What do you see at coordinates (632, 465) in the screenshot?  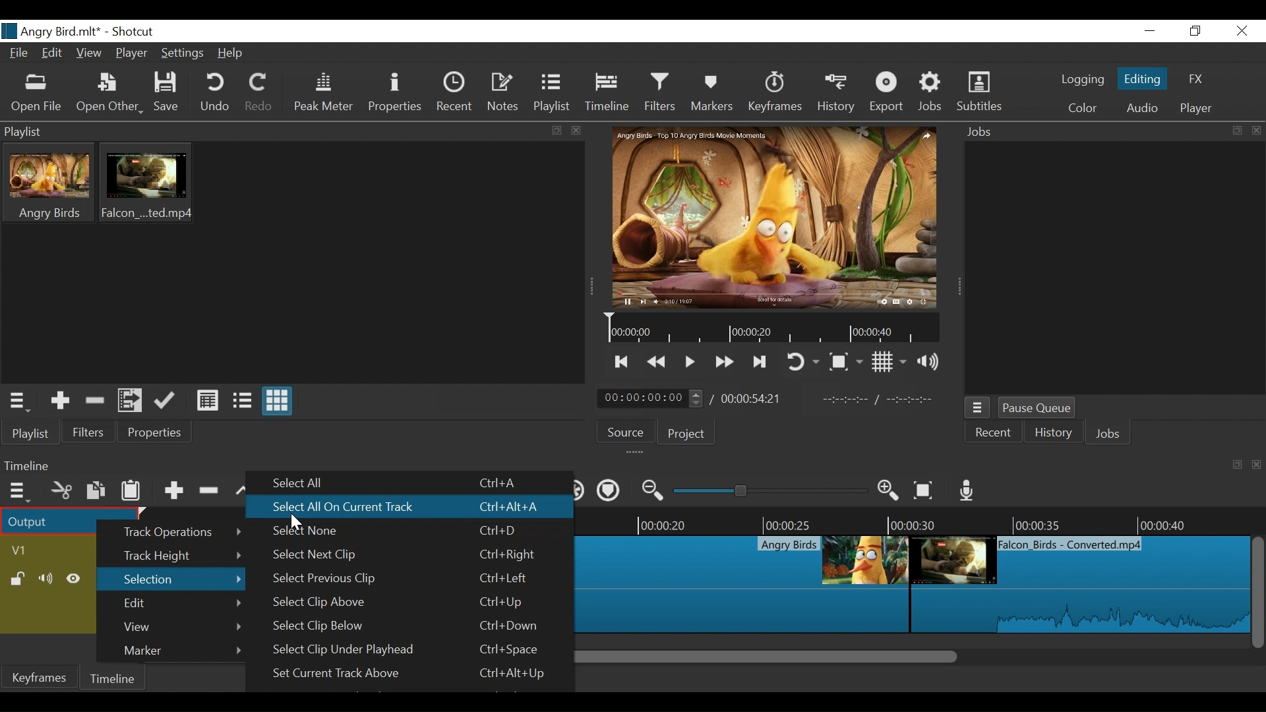 I see `Timeline` at bounding box center [632, 465].